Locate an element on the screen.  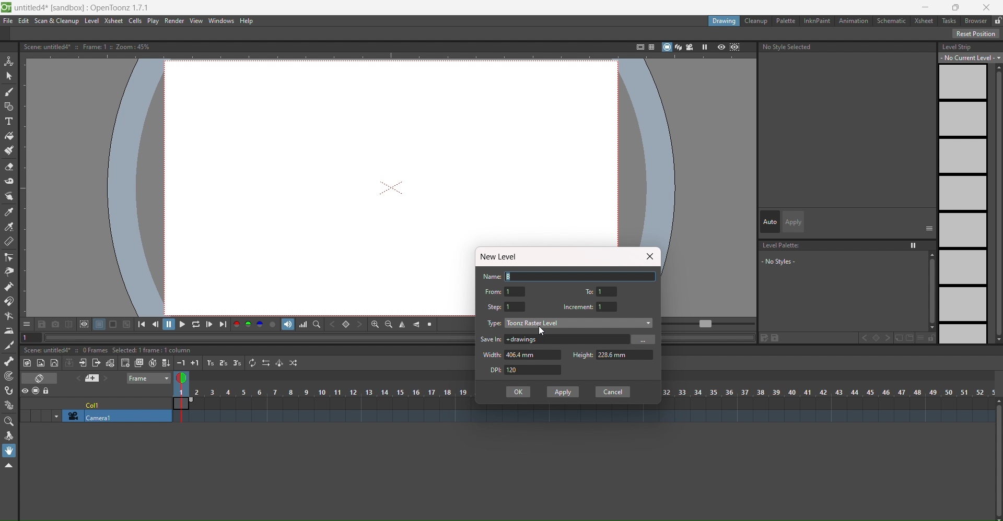
RGB channel is located at coordinates (248, 324).